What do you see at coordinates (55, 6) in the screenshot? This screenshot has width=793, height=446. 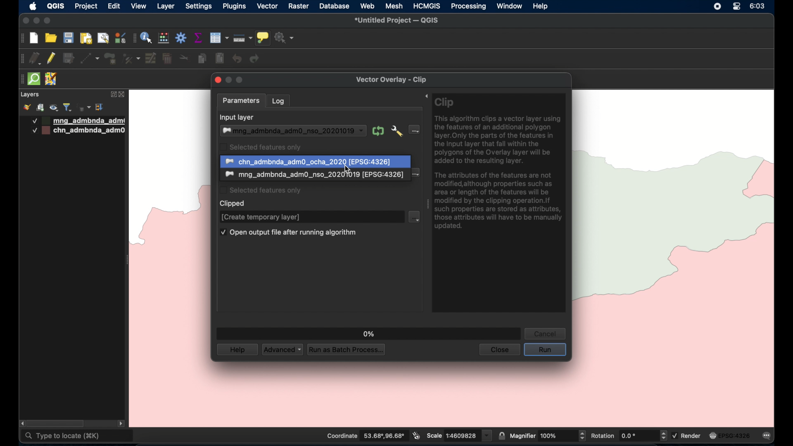 I see `QGIS` at bounding box center [55, 6].